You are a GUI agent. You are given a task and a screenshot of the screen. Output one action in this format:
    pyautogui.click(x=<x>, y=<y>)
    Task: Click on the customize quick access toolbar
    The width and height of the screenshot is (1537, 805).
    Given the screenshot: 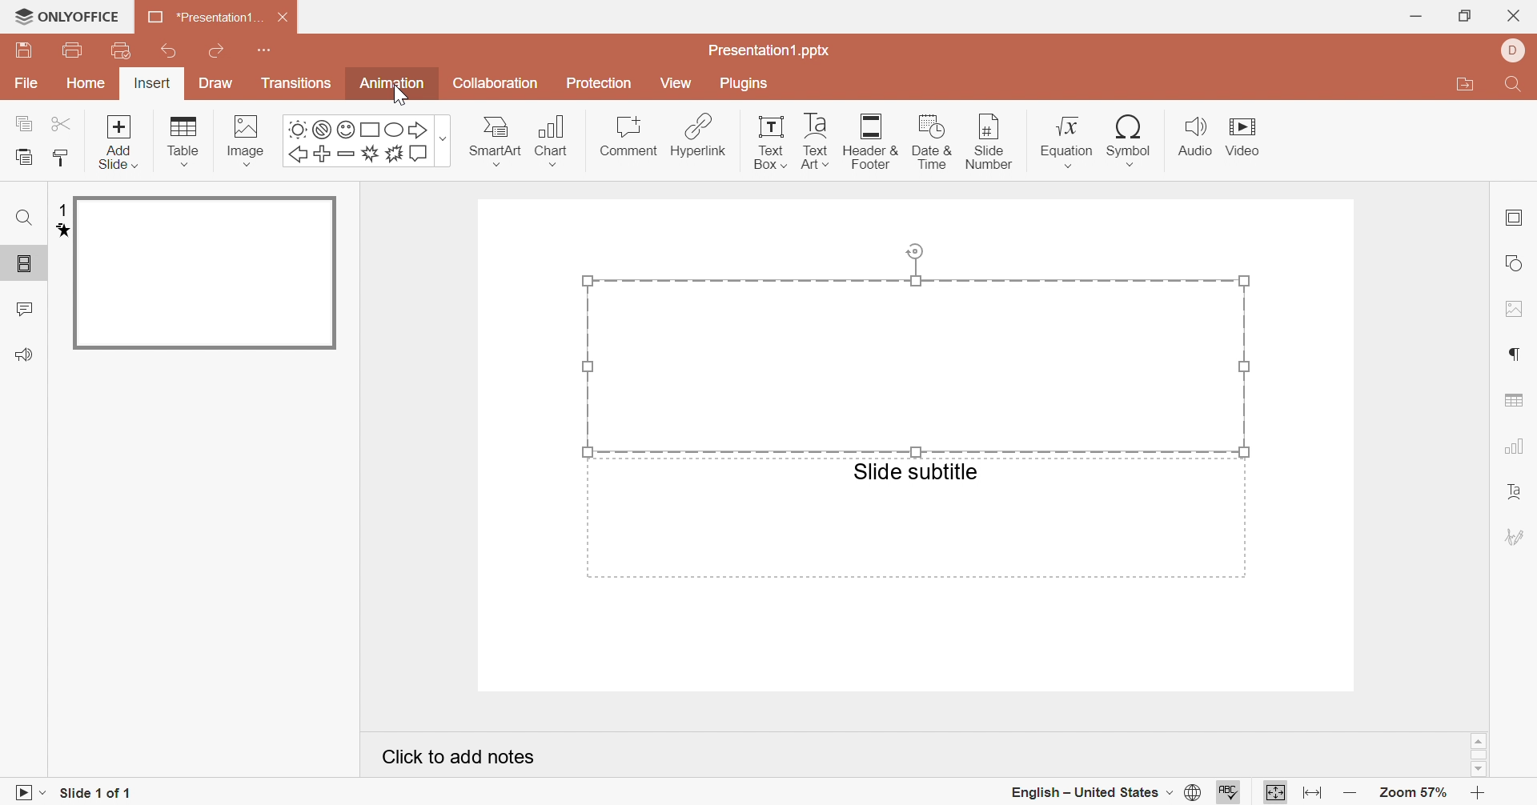 What is the action you would take?
    pyautogui.click(x=264, y=50)
    